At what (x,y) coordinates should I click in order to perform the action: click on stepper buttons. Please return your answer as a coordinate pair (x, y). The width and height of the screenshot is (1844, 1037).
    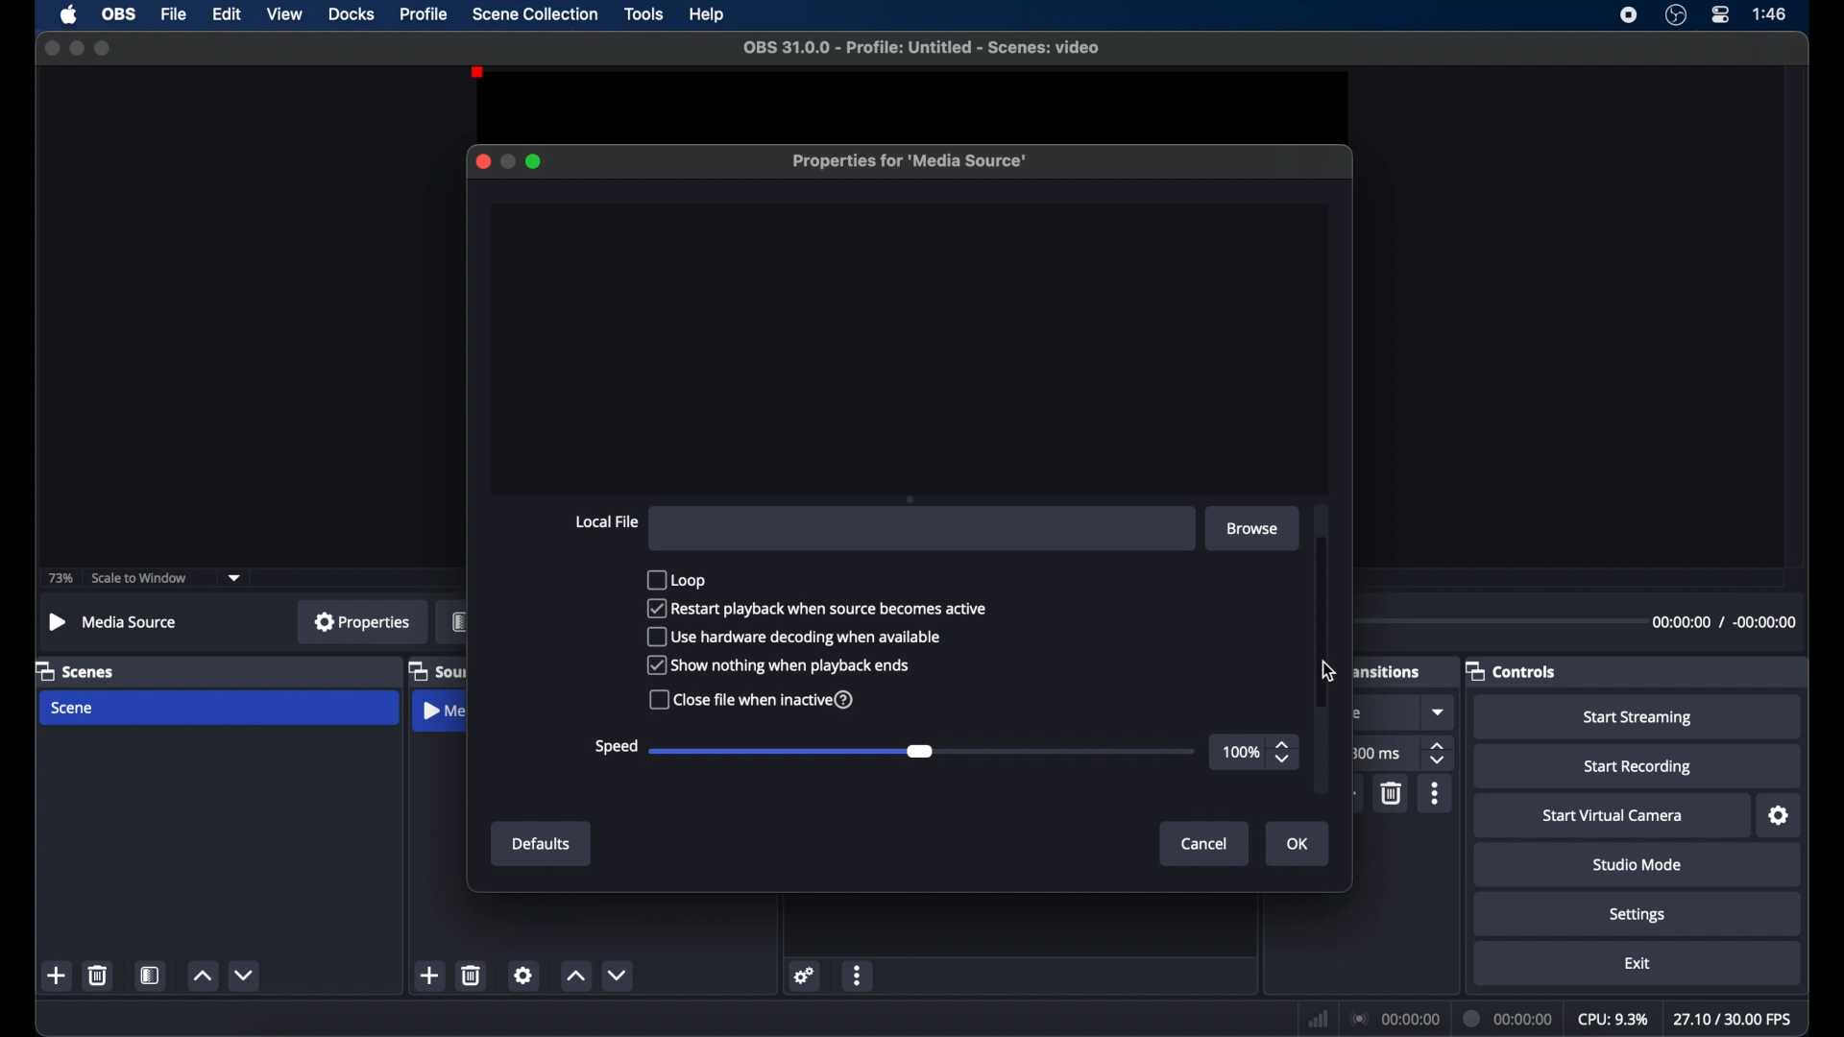
    Looking at the image, I should click on (1439, 754).